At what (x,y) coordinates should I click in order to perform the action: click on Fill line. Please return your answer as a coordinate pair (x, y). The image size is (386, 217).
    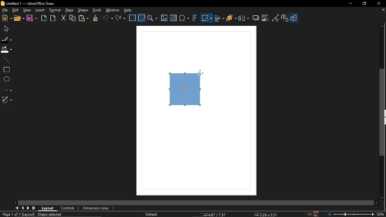
    Looking at the image, I should click on (7, 39).